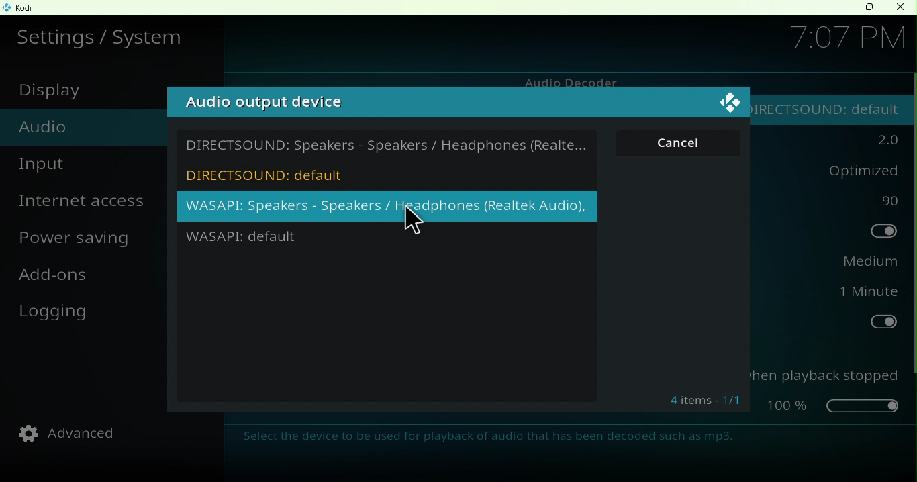 The image size is (917, 482). What do you see at coordinates (900, 7) in the screenshot?
I see `Close` at bounding box center [900, 7].